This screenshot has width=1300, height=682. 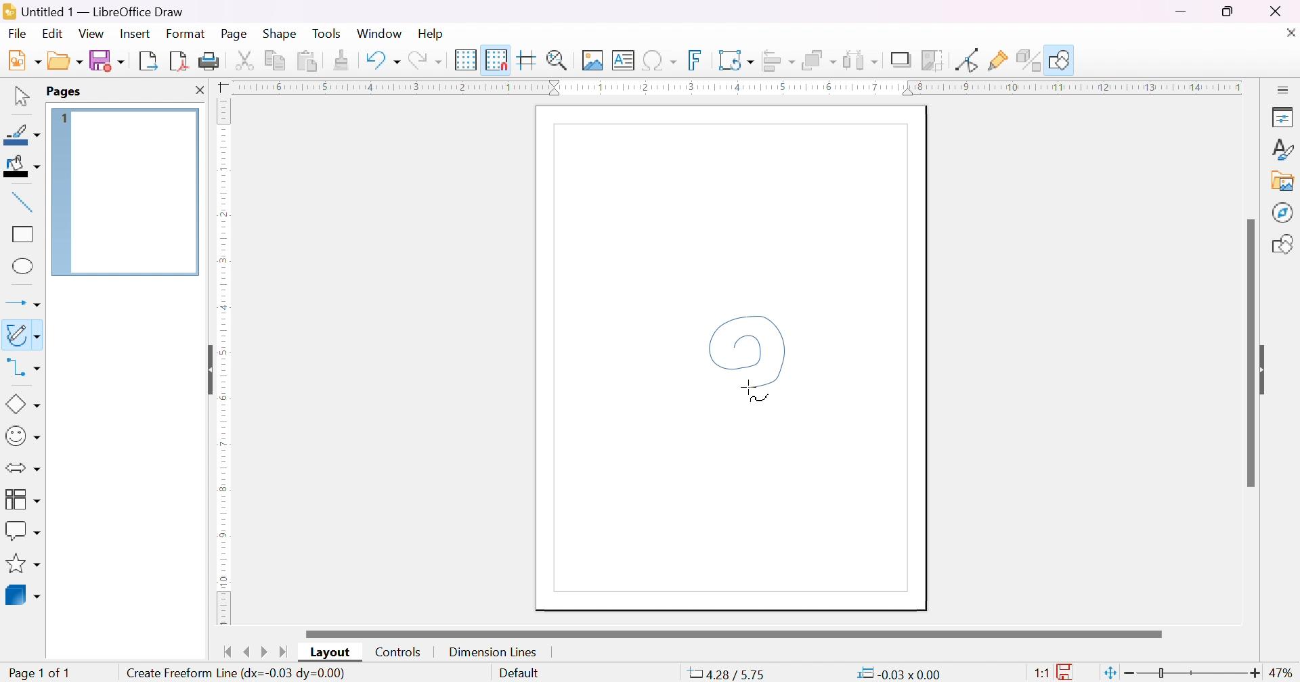 I want to click on show draw function, so click(x=1059, y=60).